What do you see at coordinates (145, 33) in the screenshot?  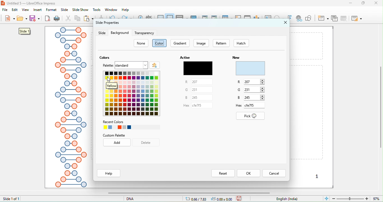 I see `transparency` at bounding box center [145, 33].